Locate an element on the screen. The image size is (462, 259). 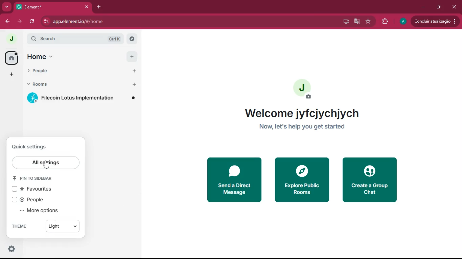
google translate is located at coordinates (356, 22).